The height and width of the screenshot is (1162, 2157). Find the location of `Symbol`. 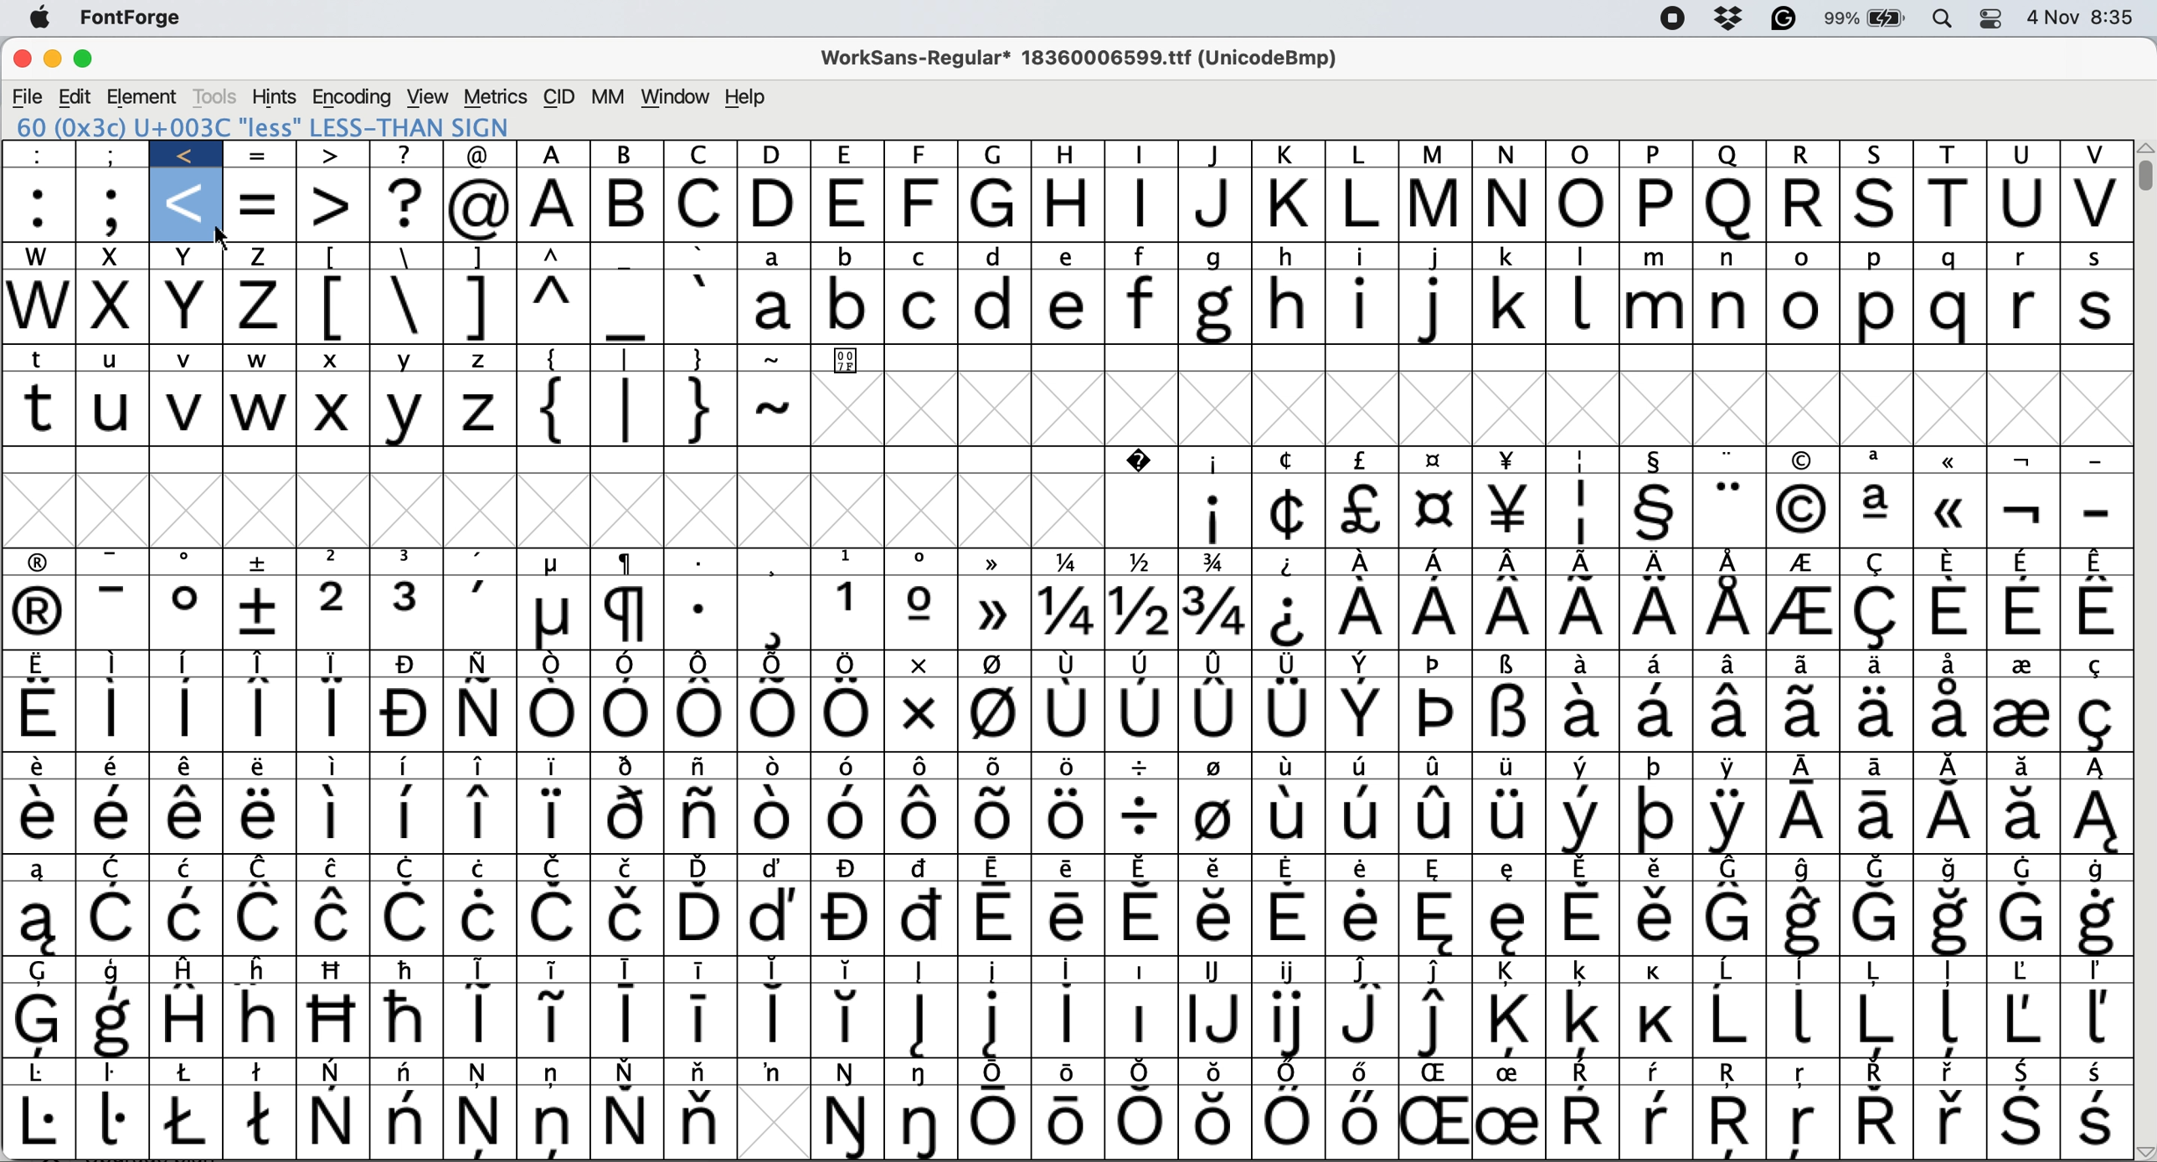

Symbol is located at coordinates (847, 918).